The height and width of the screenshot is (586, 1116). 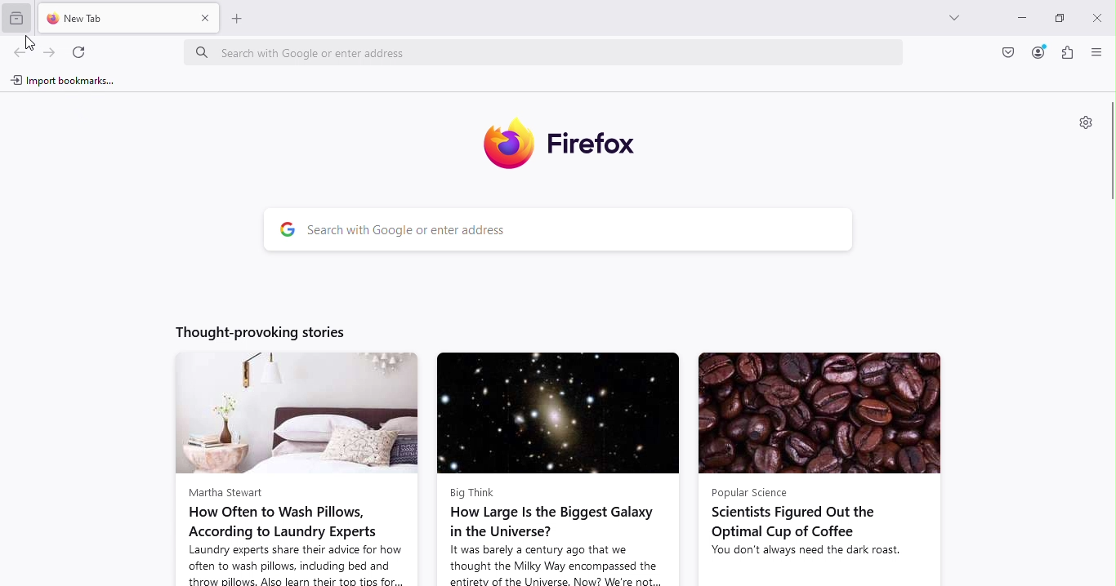 What do you see at coordinates (1020, 19) in the screenshot?
I see `Minimize` at bounding box center [1020, 19].